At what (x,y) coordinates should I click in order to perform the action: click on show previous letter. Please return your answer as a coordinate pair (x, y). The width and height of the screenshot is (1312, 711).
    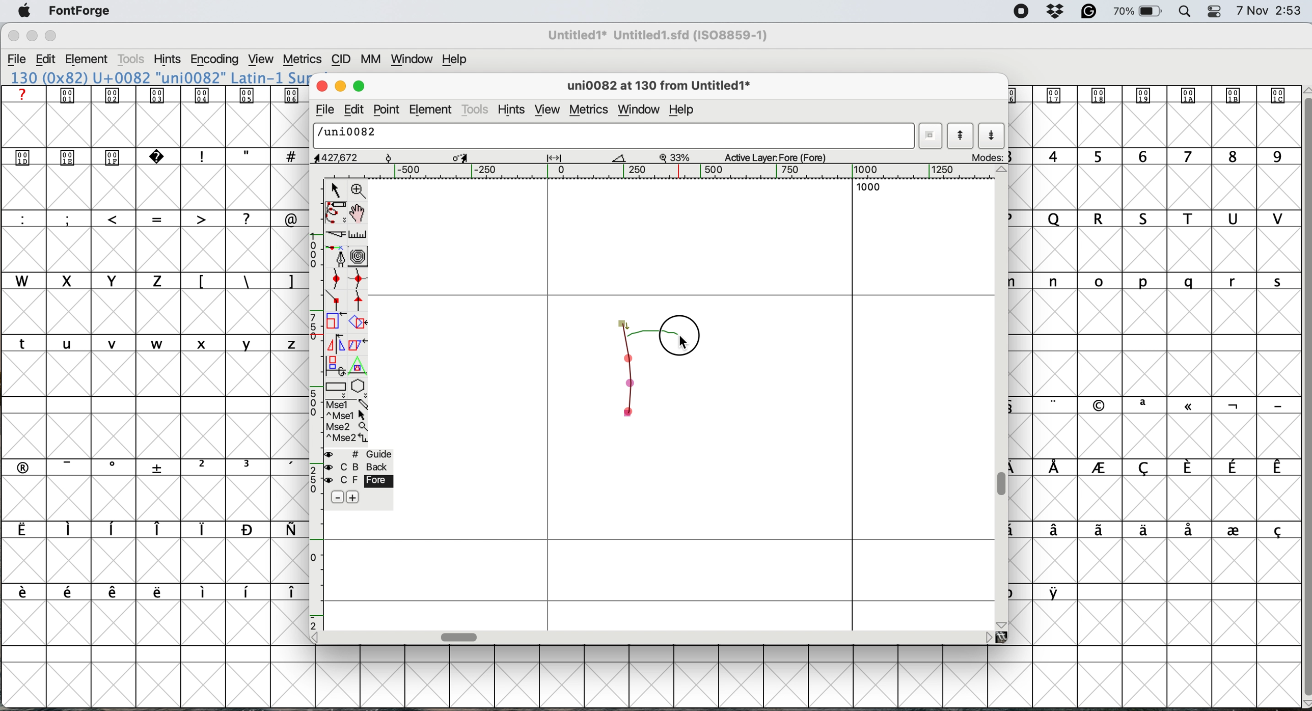
    Looking at the image, I should click on (961, 135).